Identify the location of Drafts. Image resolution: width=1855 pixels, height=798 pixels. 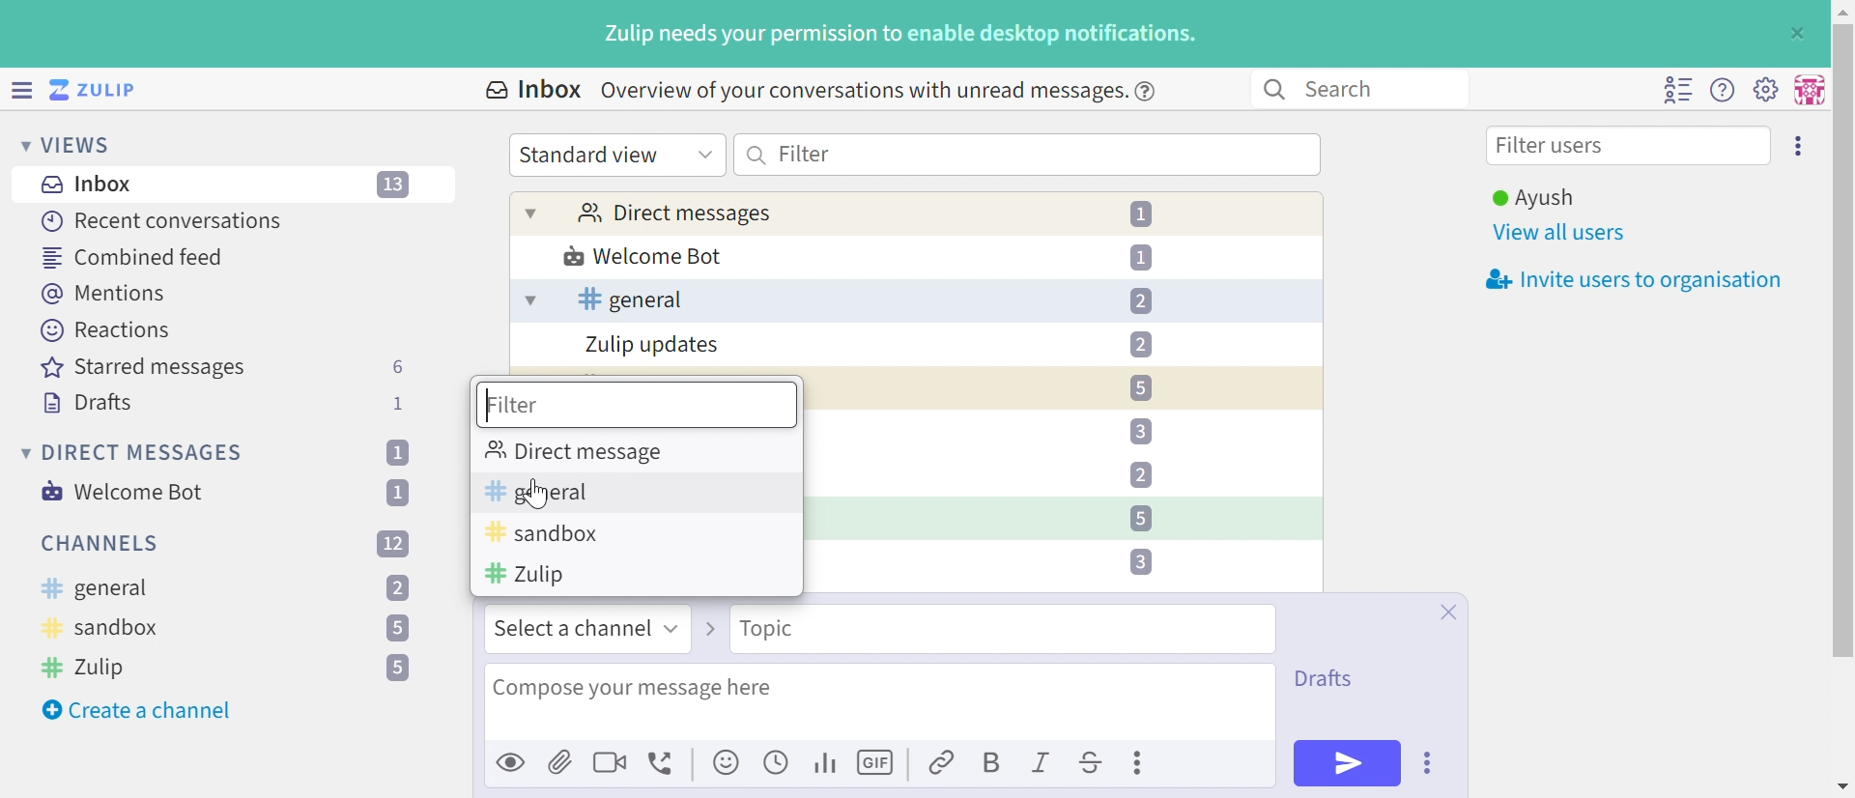
(88, 405).